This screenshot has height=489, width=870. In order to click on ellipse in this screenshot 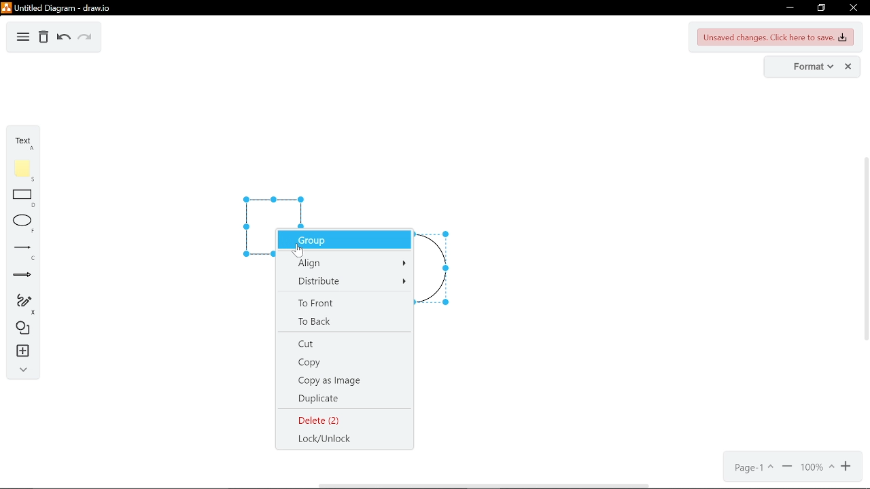, I will do `click(20, 225)`.